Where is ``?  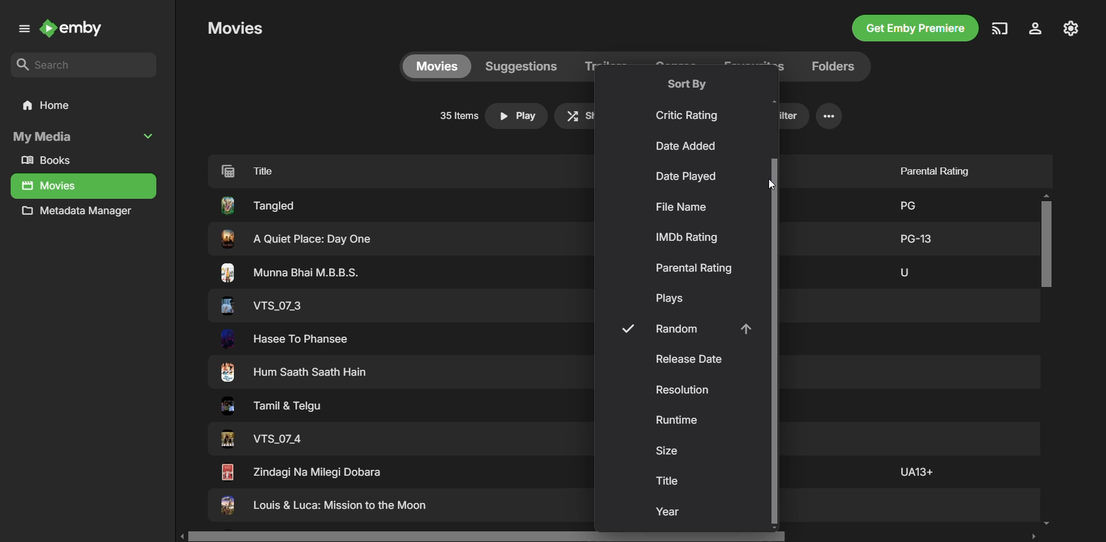
 is located at coordinates (286, 339).